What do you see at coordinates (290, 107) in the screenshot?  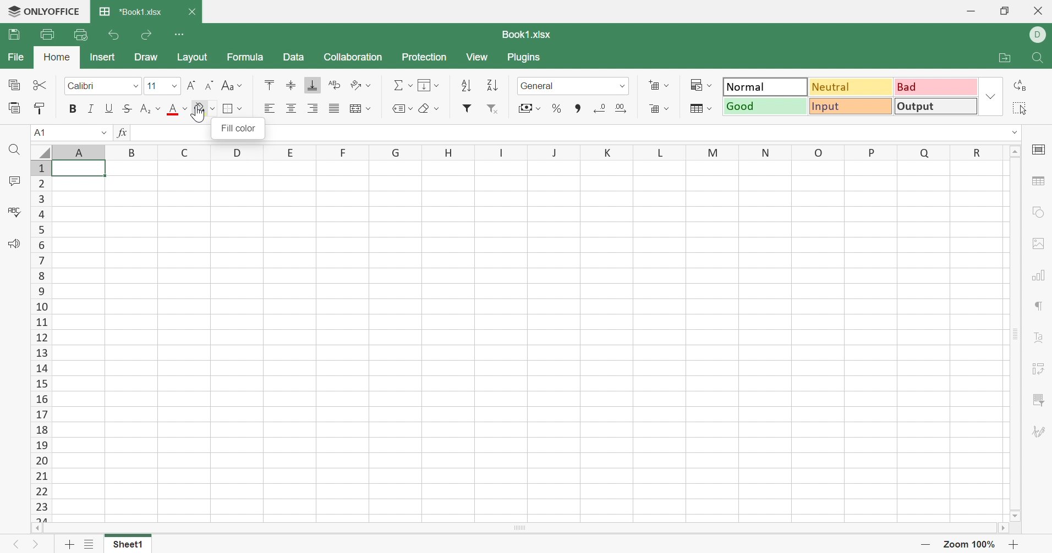 I see `Align Center` at bounding box center [290, 107].